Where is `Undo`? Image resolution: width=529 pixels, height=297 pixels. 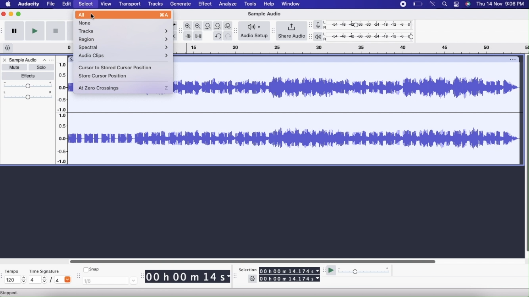
Undo is located at coordinates (218, 36).